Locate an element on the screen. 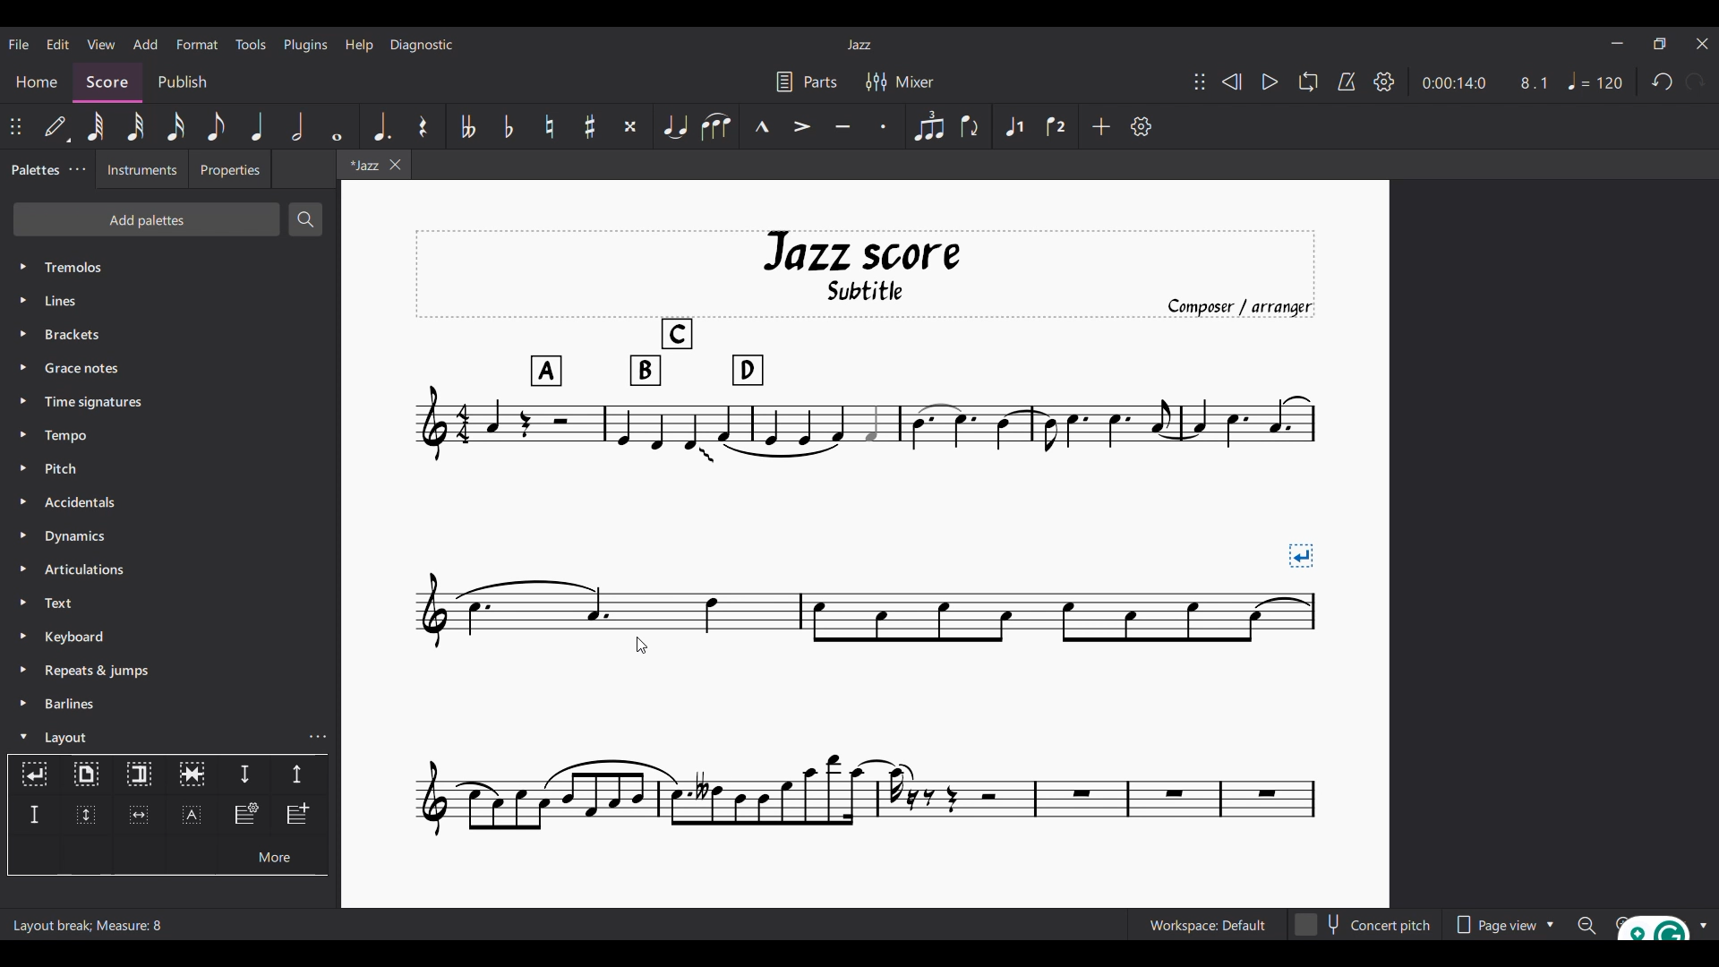  Augmentation dot is located at coordinates (381, 126).